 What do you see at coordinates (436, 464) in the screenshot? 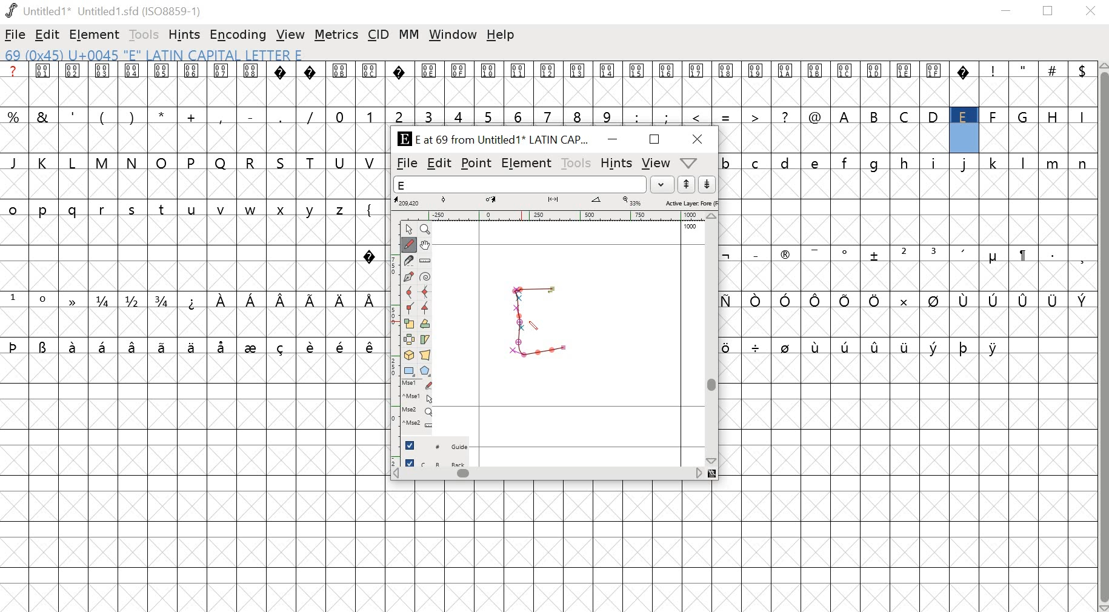
I see `back layer` at bounding box center [436, 464].